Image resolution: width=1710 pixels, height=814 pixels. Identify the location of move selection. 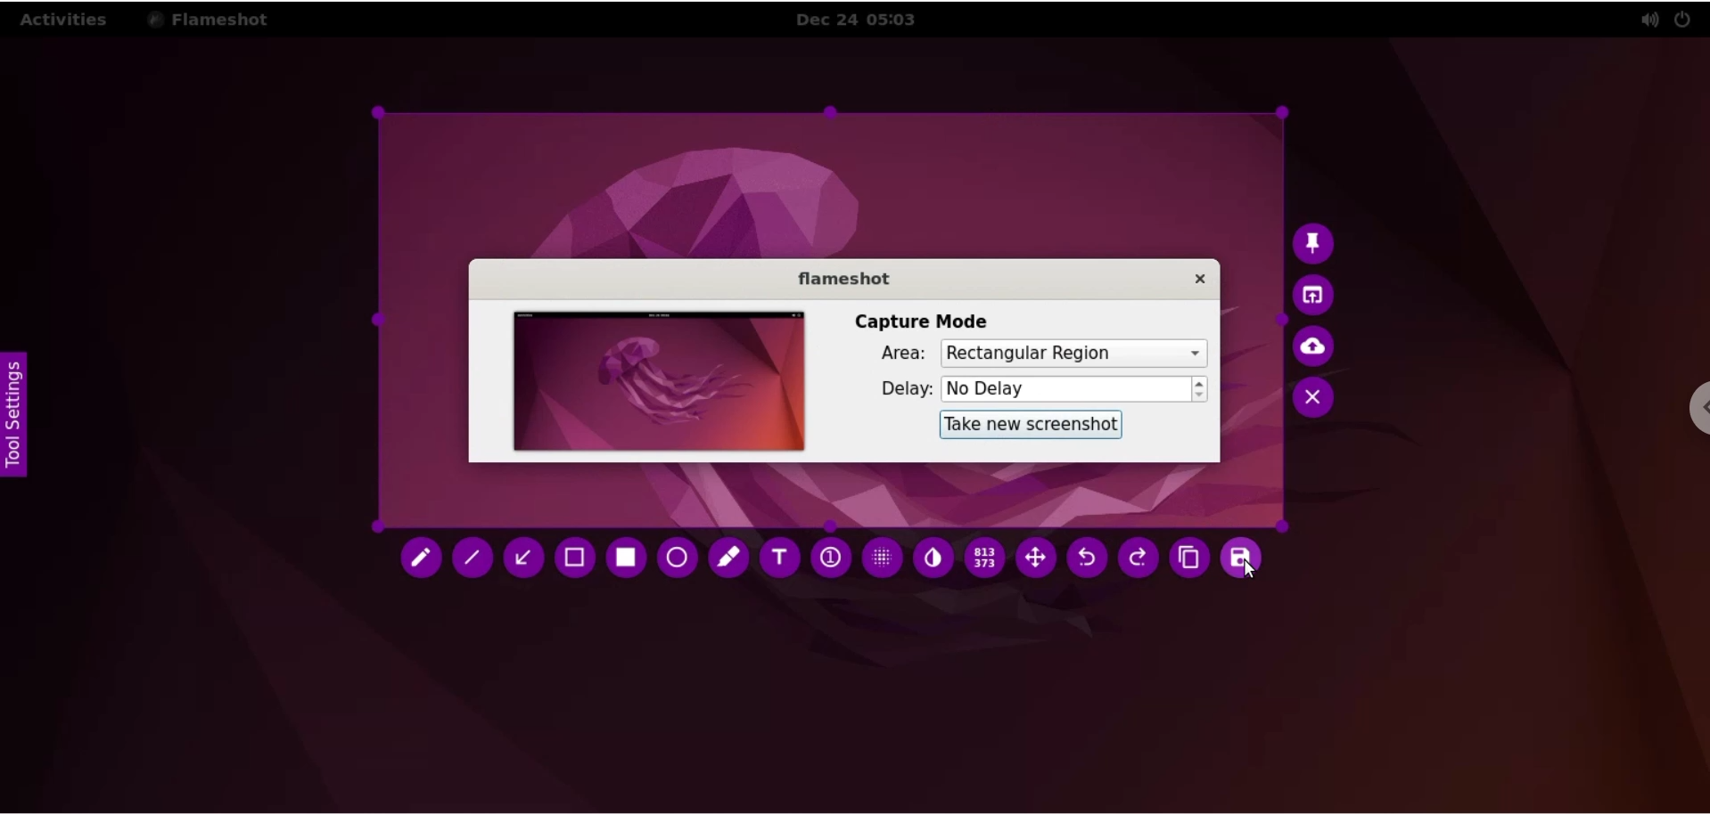
(1040, 560).